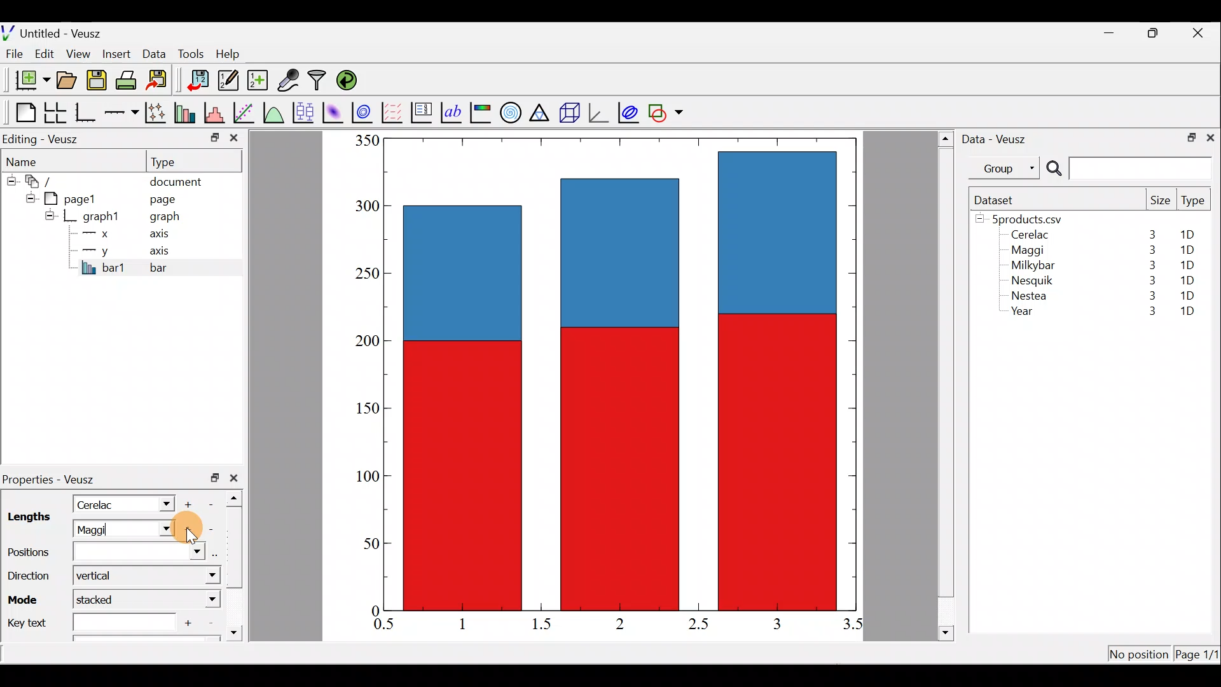 Image resolution: width=1221 pixels, height=687 pixels. What do you see at coordinates (1026, 218) in the screenshot?
I see `5products.csv` at bounding box center [1026, 218].